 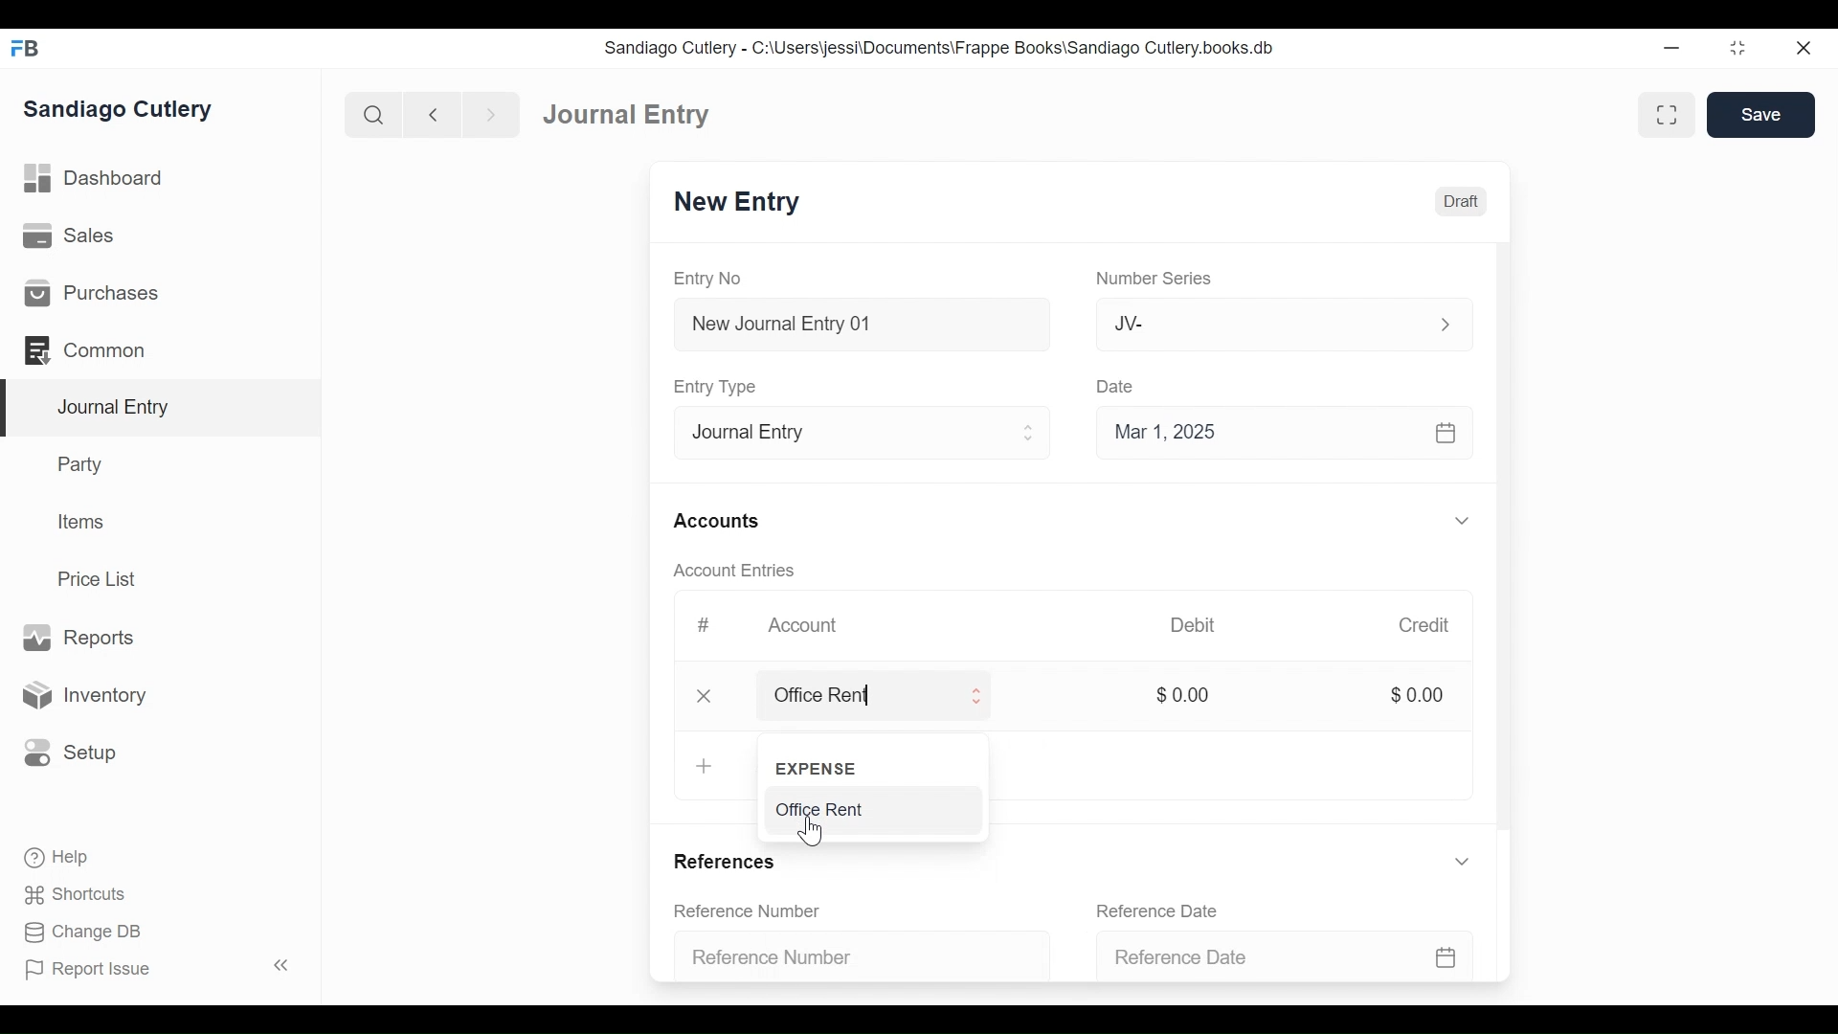 What do you see at coordinates (1271, 325) in the screenshot?
I see `Jv-` at bounding box center [1271, 325].